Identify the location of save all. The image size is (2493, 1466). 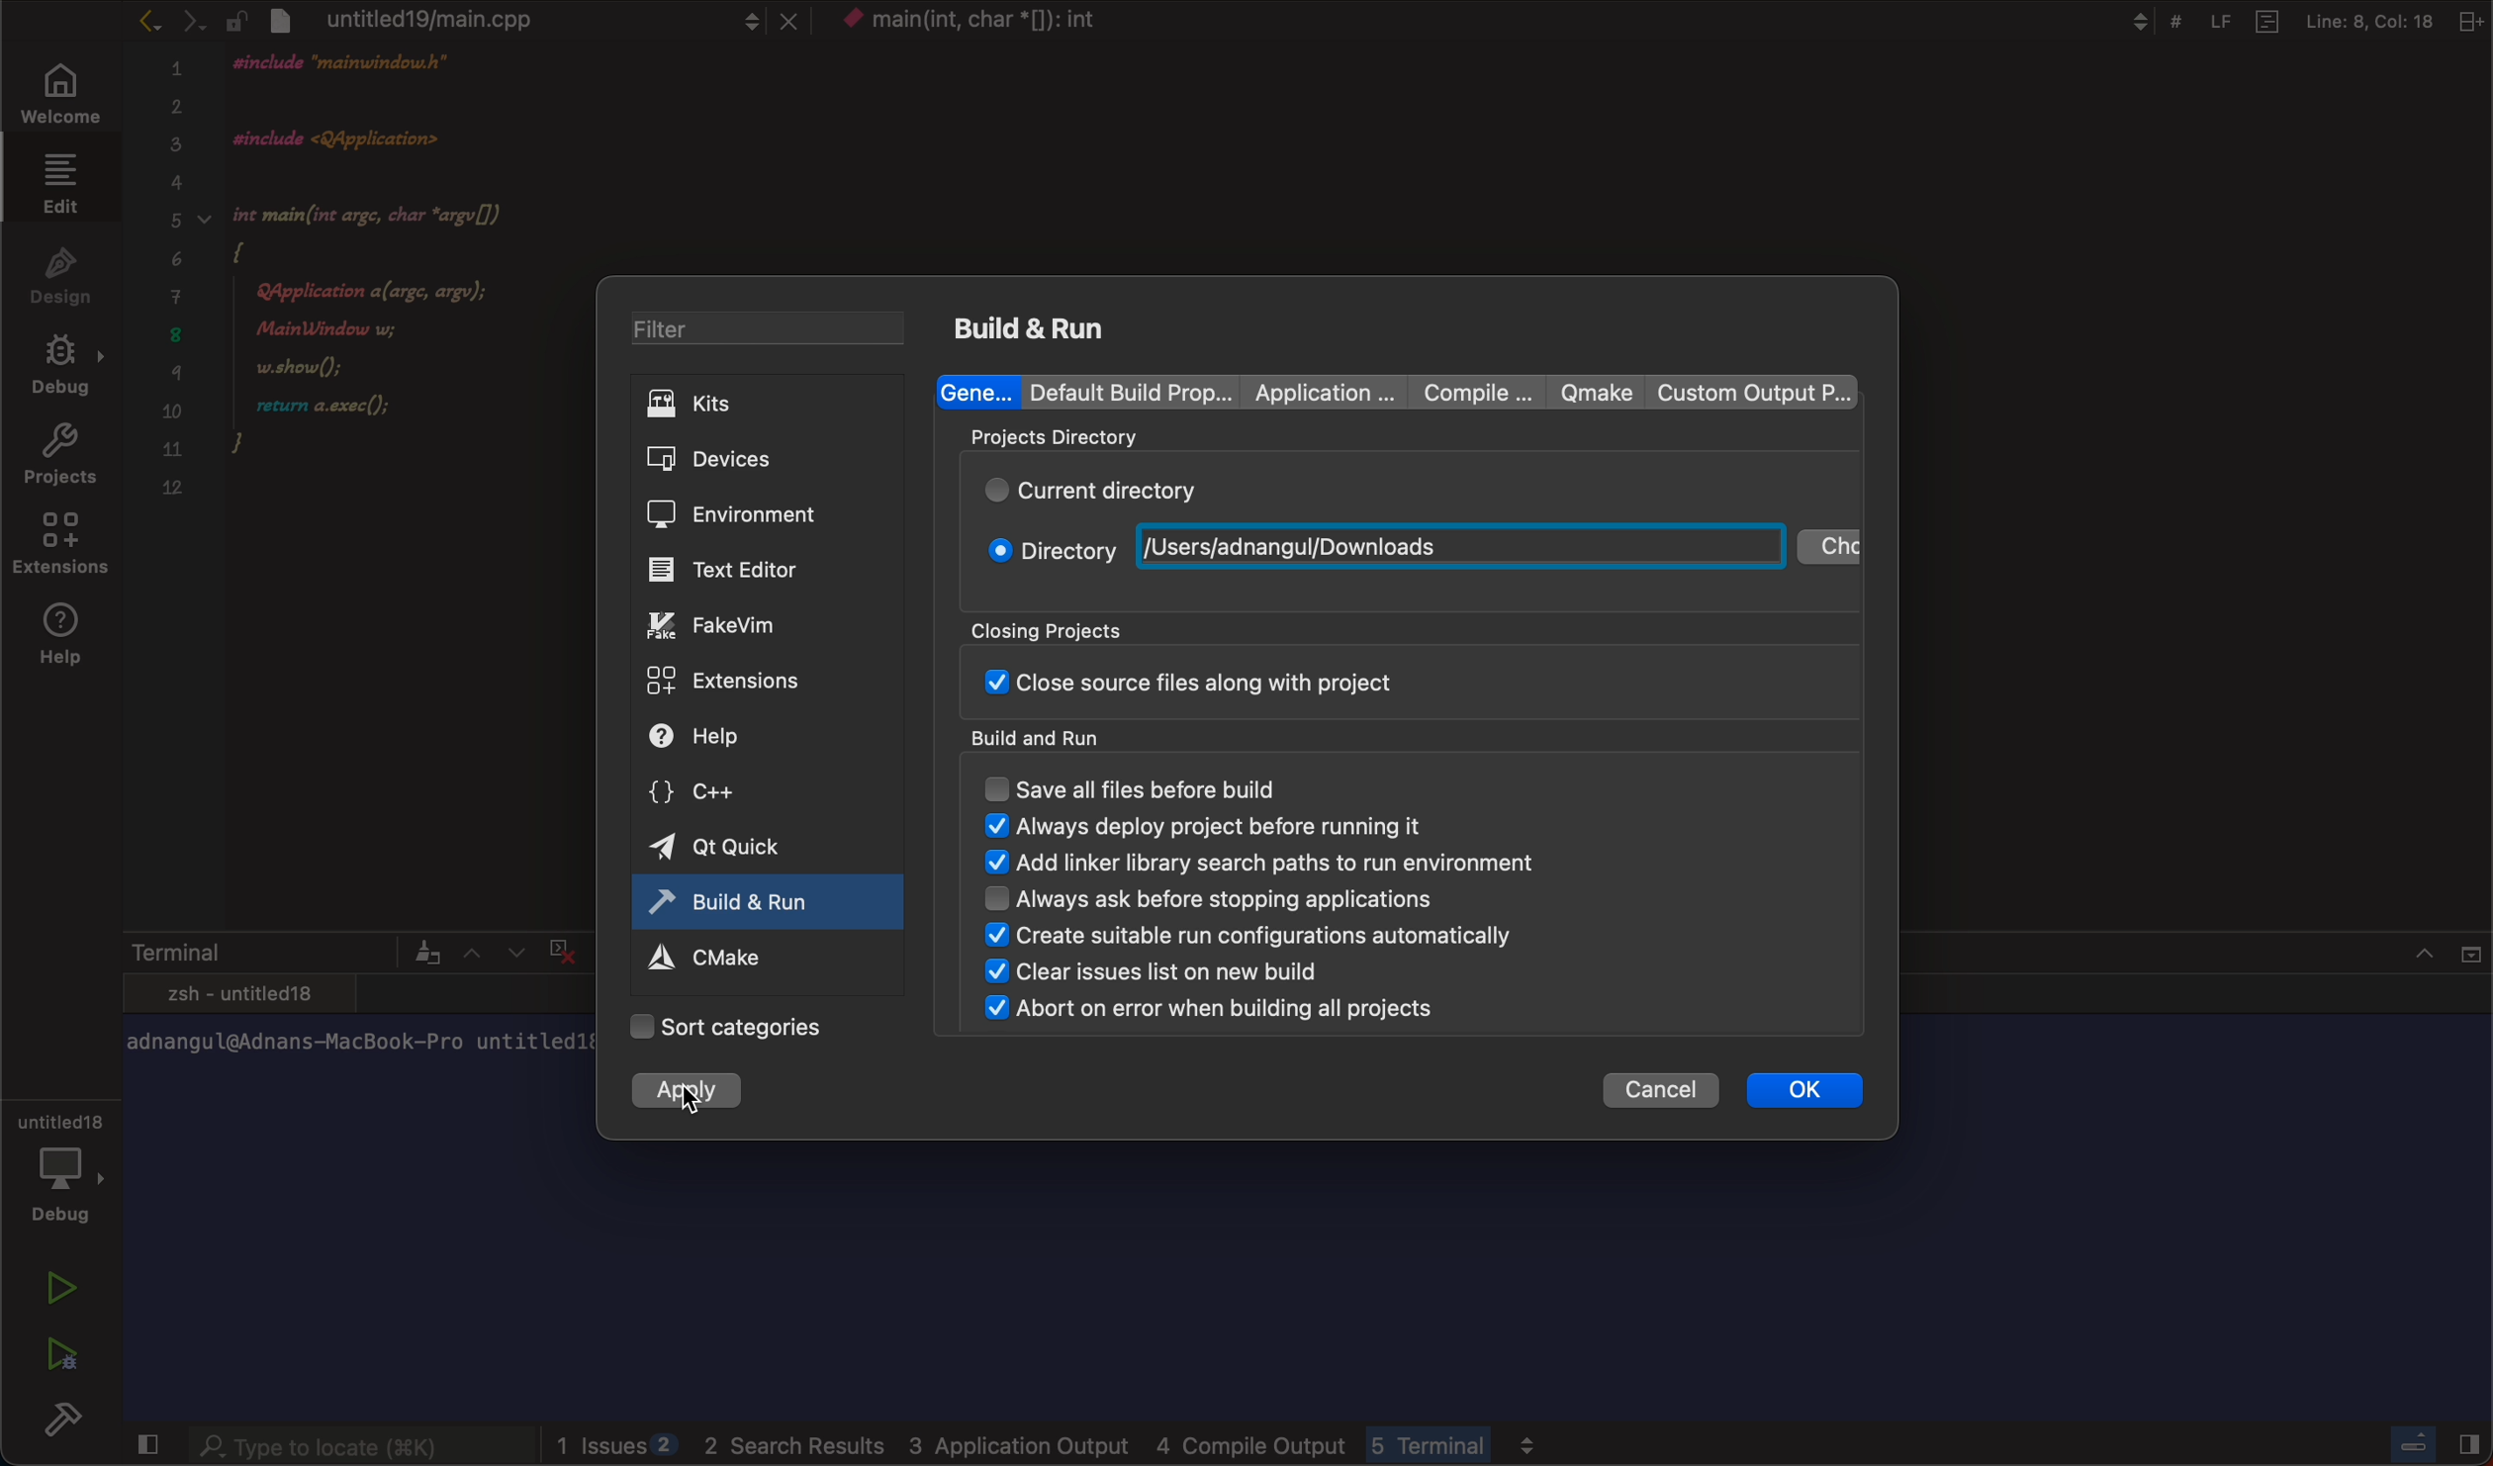
(1132, 783).